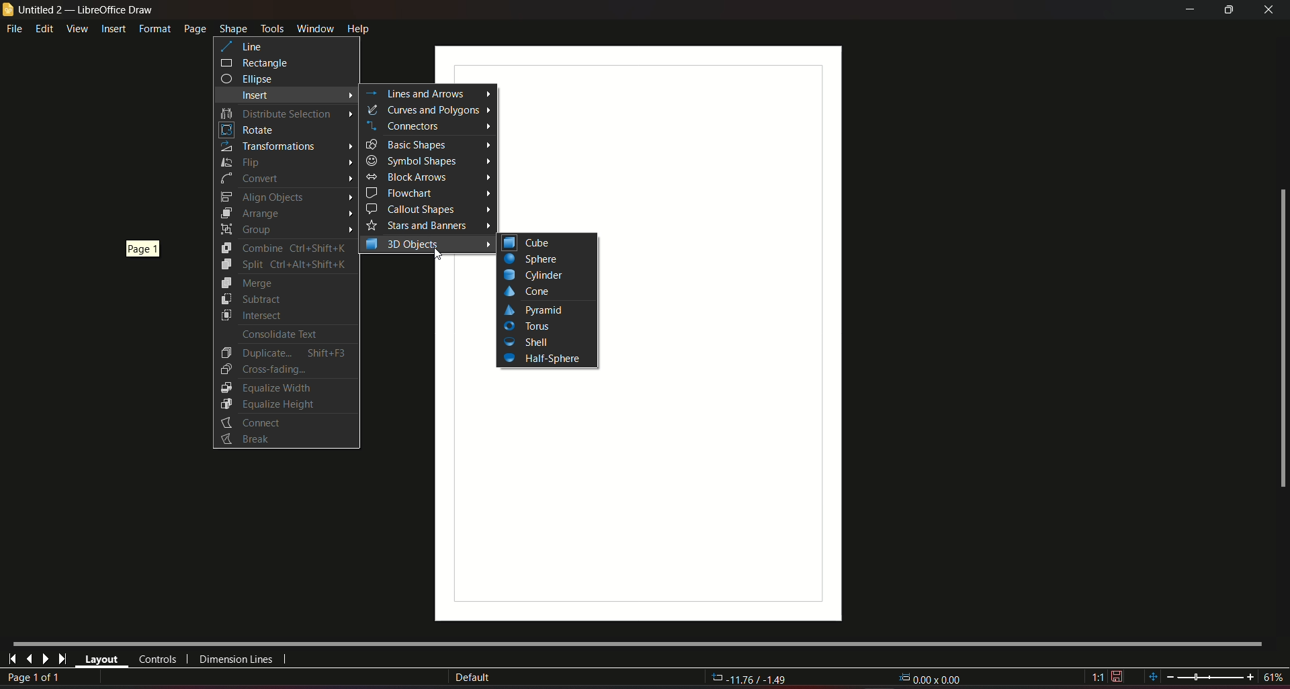 This screenshot has height=689, width=1290. What do you see at coordinates (1188, 10) in the screenshot?
I see `minimize` at bounding box center [1188, 10].